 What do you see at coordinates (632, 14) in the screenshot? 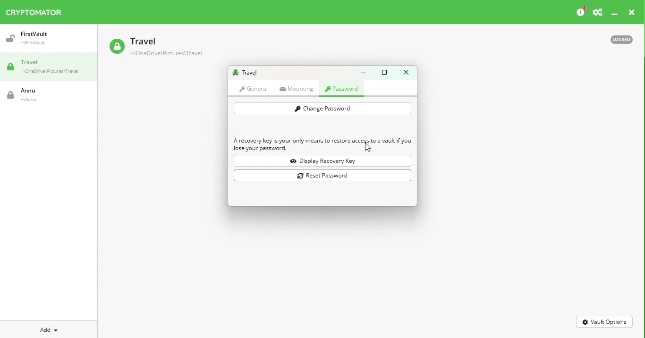
I see `Close` at bounding box center [632, 14].